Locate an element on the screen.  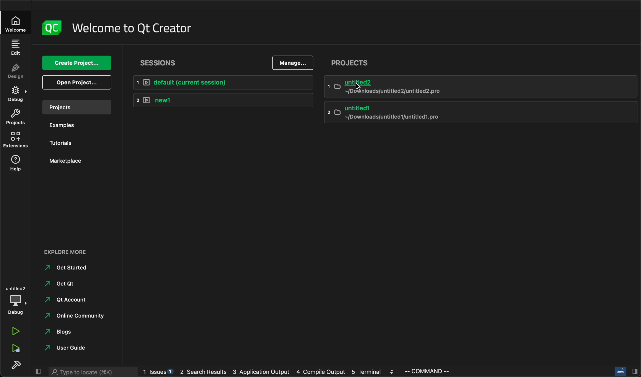
create is located at coordinates (77, 63).